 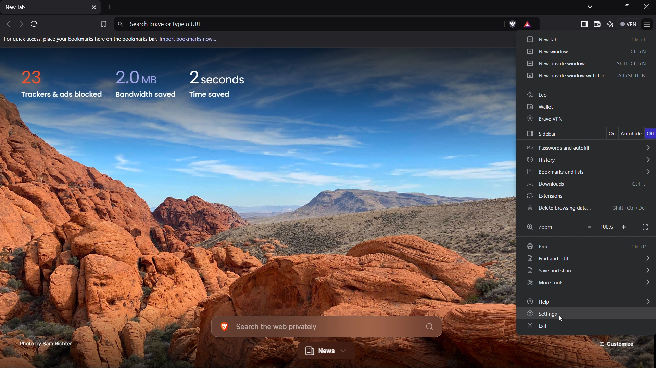 I want to click on Delete browsing data, so click(x=587, y=209).